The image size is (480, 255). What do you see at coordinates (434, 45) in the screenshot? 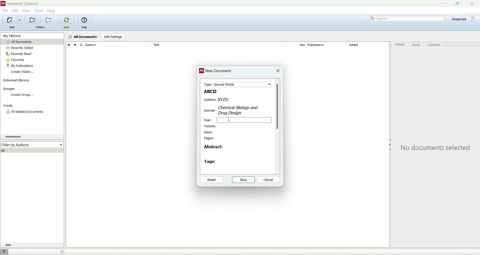
I see `content` at bounding box center [434, 45].